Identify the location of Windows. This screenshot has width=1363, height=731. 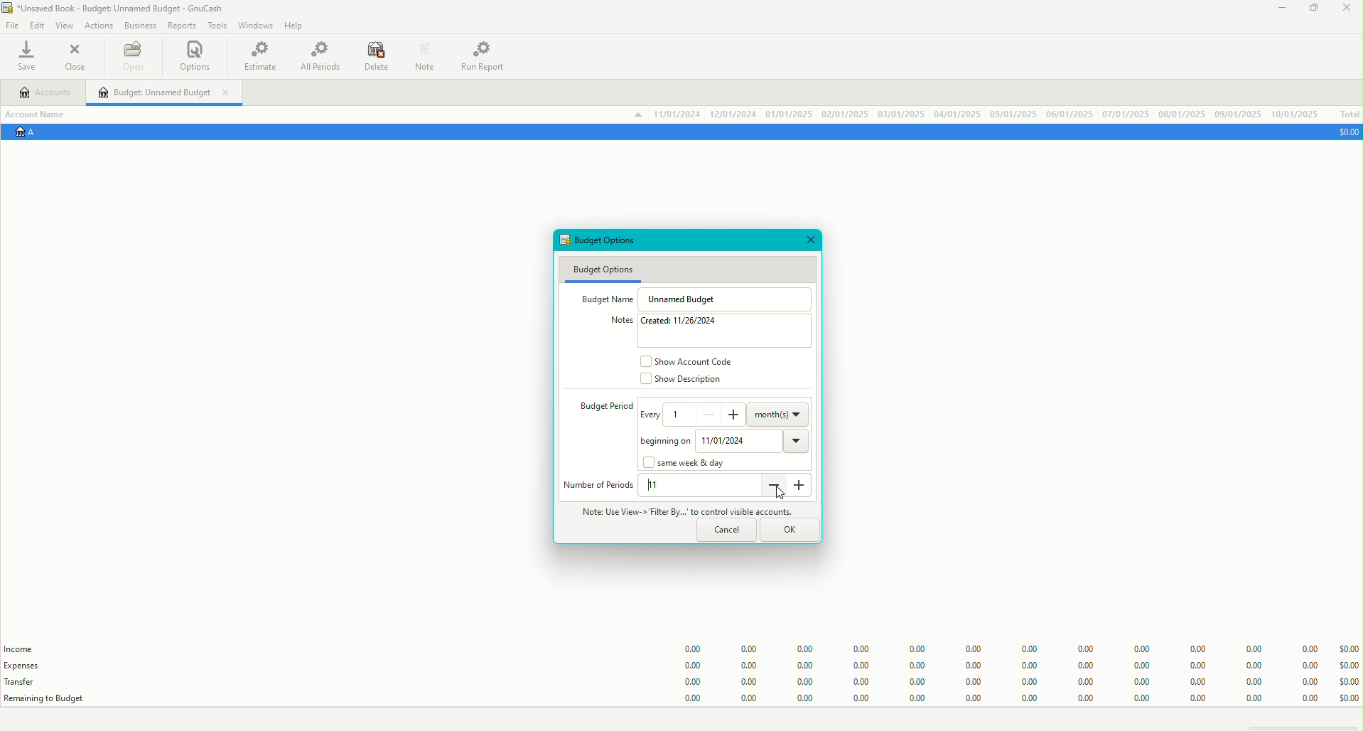
(255, 27).